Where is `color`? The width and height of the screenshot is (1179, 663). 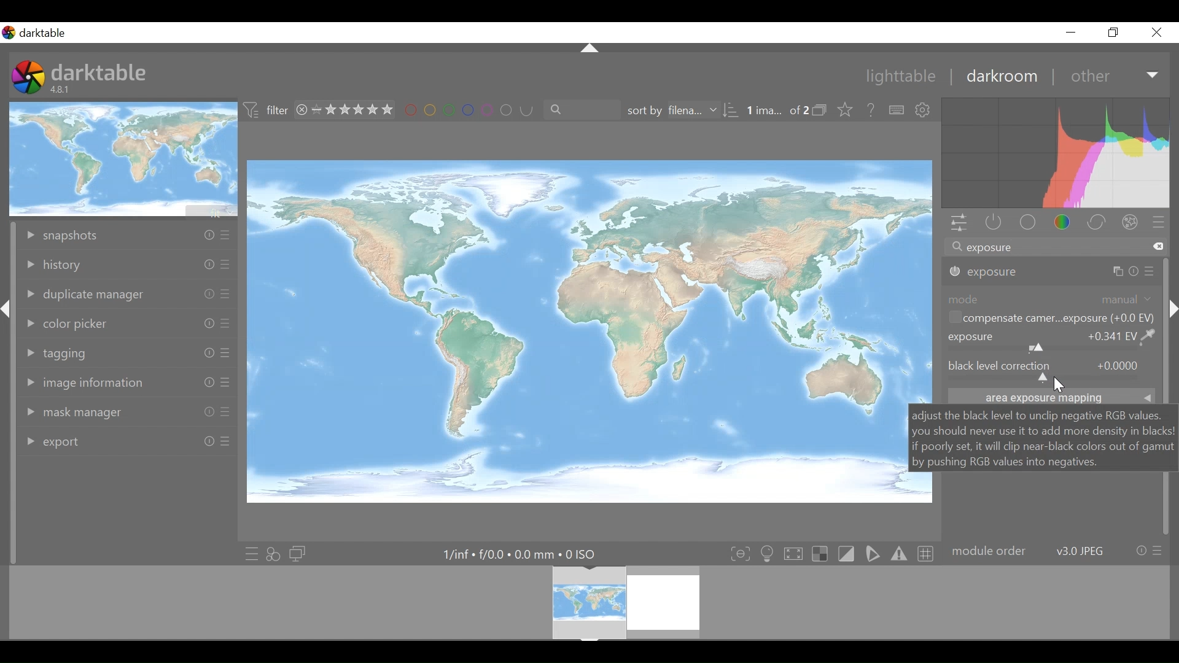 color is located at coordinates (1062, 223).